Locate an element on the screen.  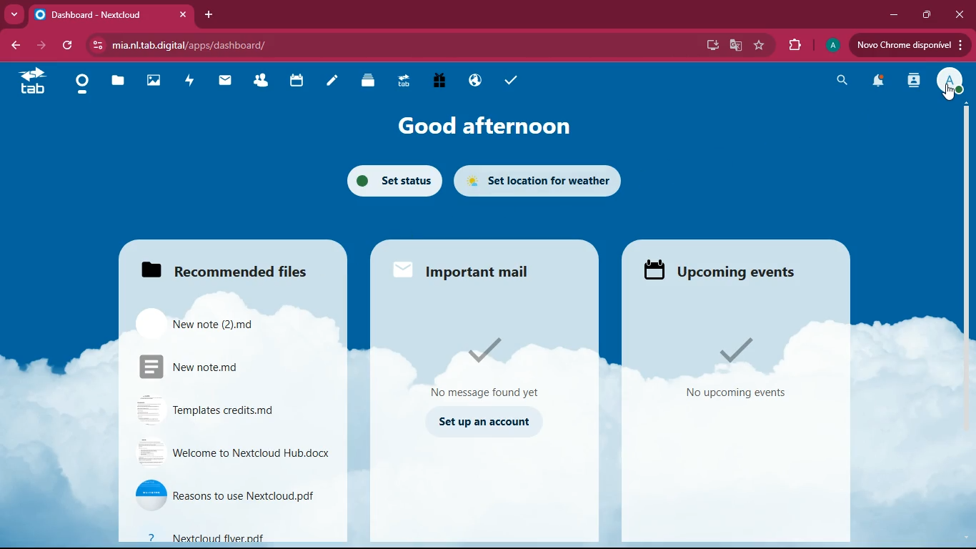
set status is located at coordinates (385, 182).